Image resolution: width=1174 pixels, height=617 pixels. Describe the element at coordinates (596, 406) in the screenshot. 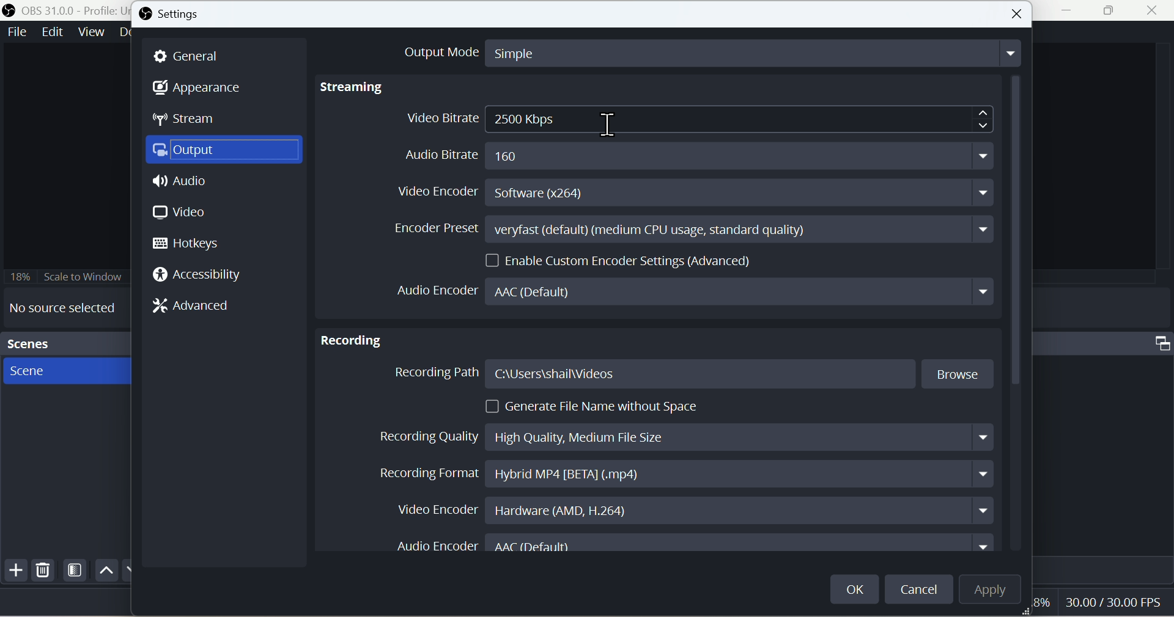

I see `Generate File Name without Space` at that location.